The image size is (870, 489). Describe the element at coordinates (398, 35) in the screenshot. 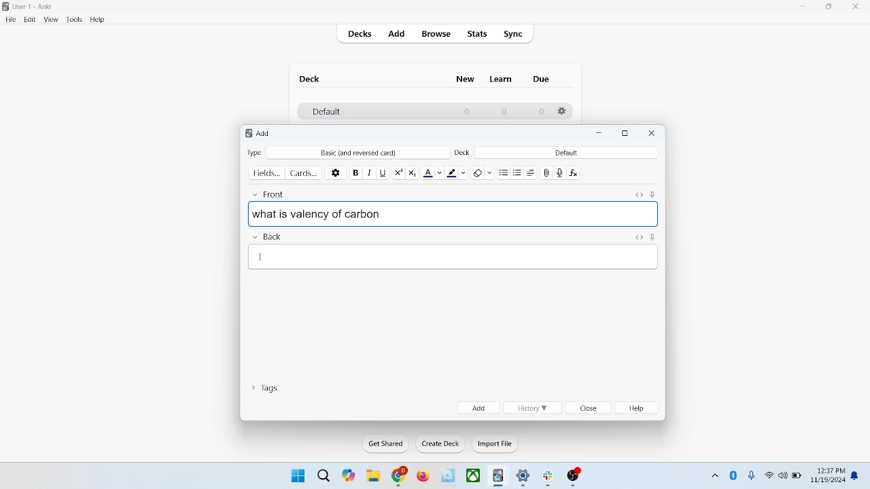

I see `add` at that location.